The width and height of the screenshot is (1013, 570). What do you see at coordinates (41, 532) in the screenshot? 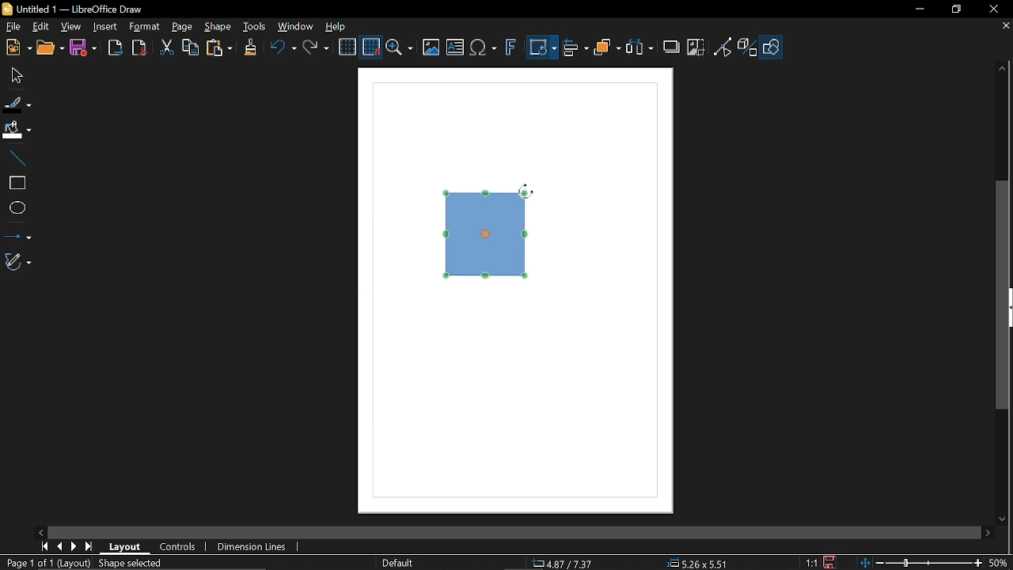
I see `Move left` at bounding box center [41, 532].